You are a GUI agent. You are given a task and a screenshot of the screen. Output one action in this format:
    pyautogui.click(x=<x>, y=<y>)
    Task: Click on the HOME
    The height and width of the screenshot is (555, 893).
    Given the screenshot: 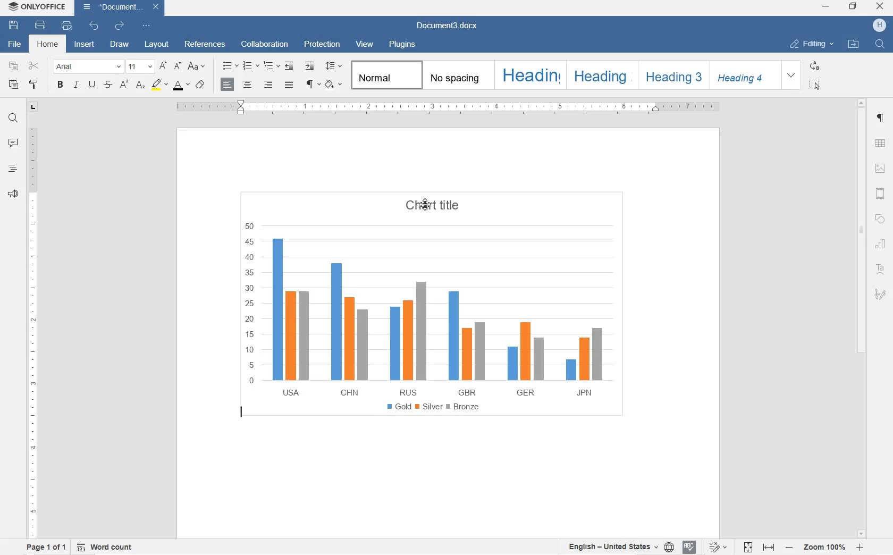 What is the action you would take?
    pyautogui.click(x=47, y=45)
    